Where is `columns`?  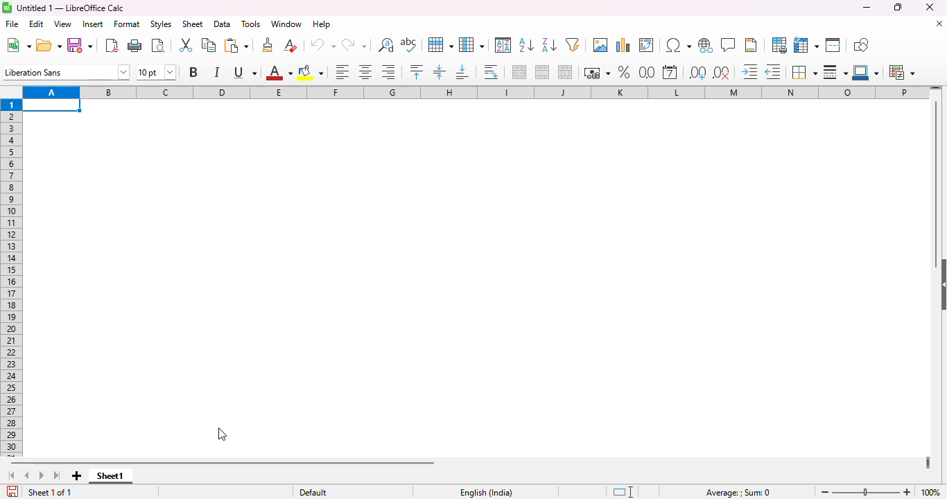
columns is located at coordinates (473, 92).